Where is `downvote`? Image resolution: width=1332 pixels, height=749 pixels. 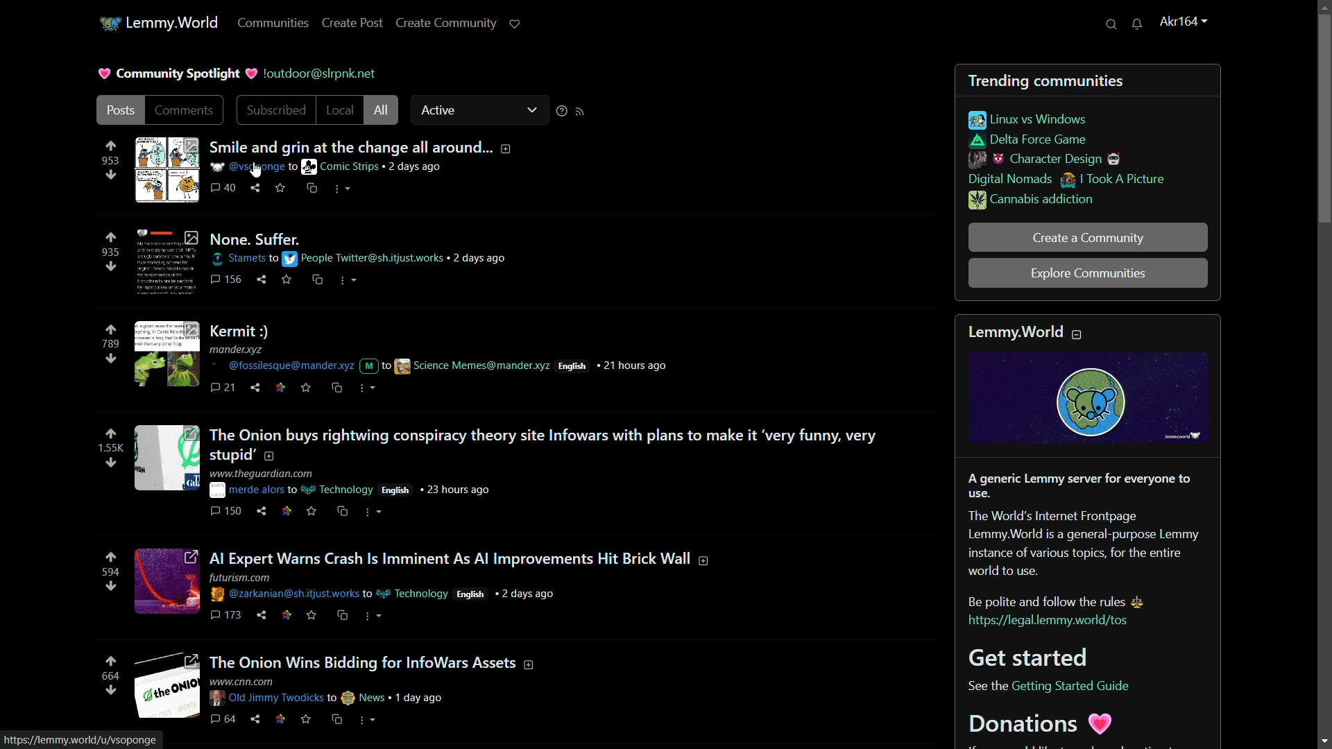 downvote is located at coordinates (111, 587).